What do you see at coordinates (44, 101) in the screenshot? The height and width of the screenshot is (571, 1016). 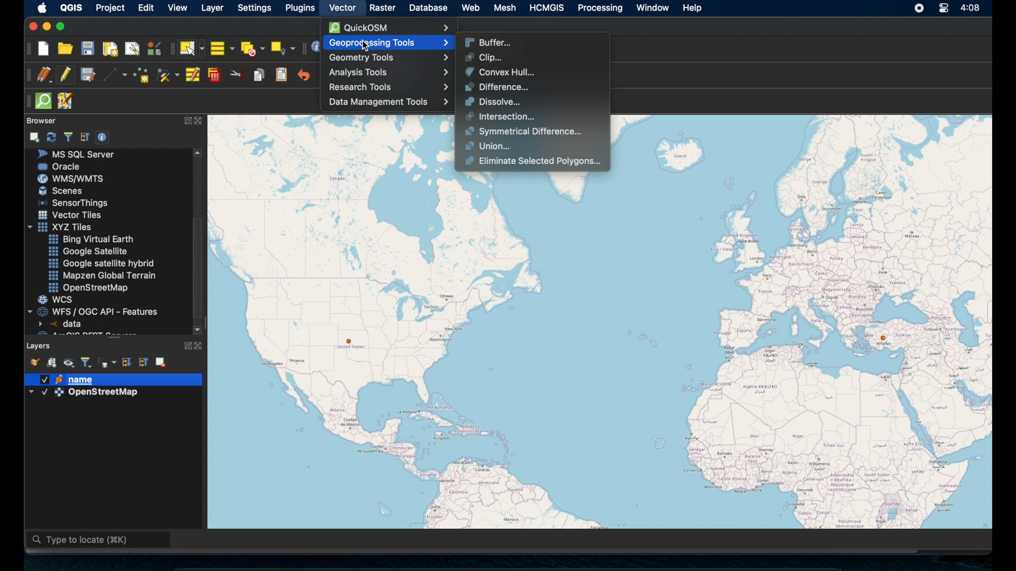 I see `quicksom` at bounding box center [44, 101].